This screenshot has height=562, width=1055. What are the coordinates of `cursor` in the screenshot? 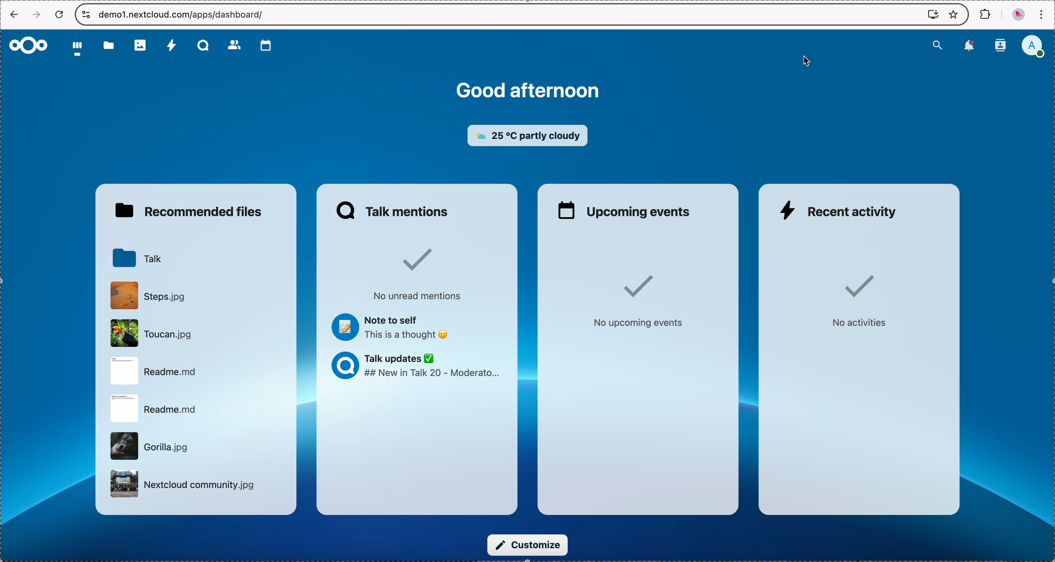 It's located at (805, 61).